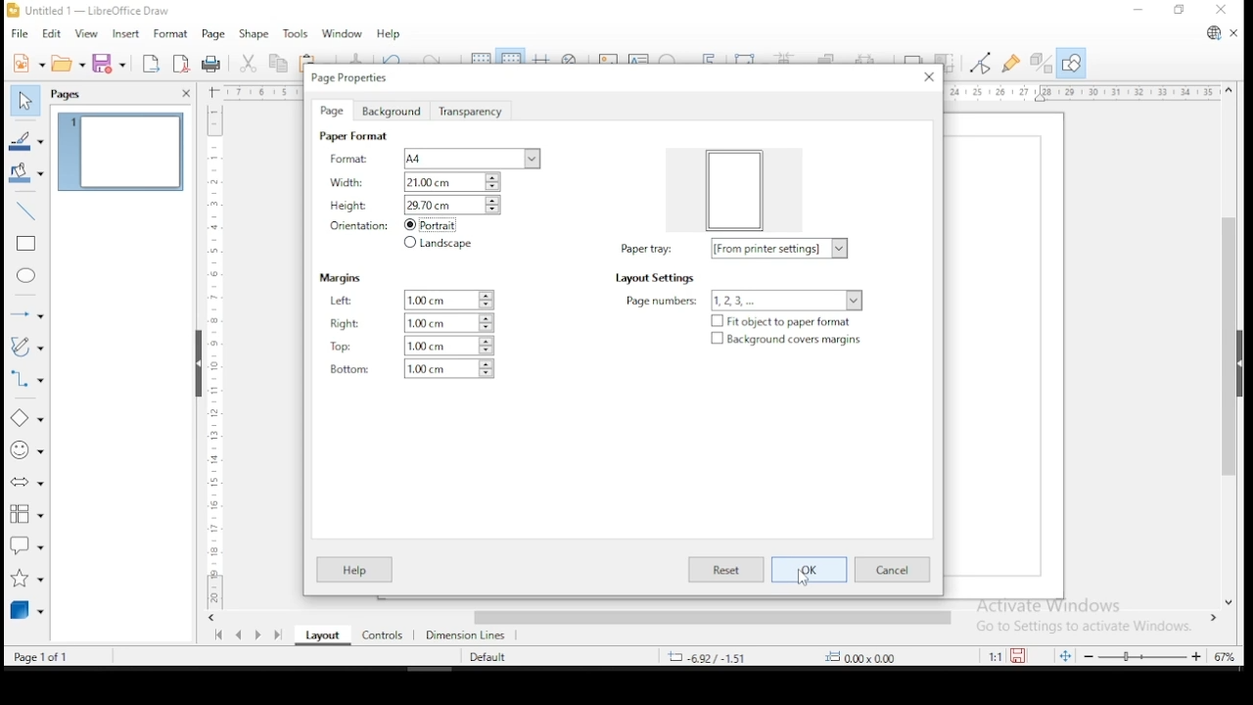  Describe the element at coordinates (150, 64) in the screenshot. I see `export` at that location.